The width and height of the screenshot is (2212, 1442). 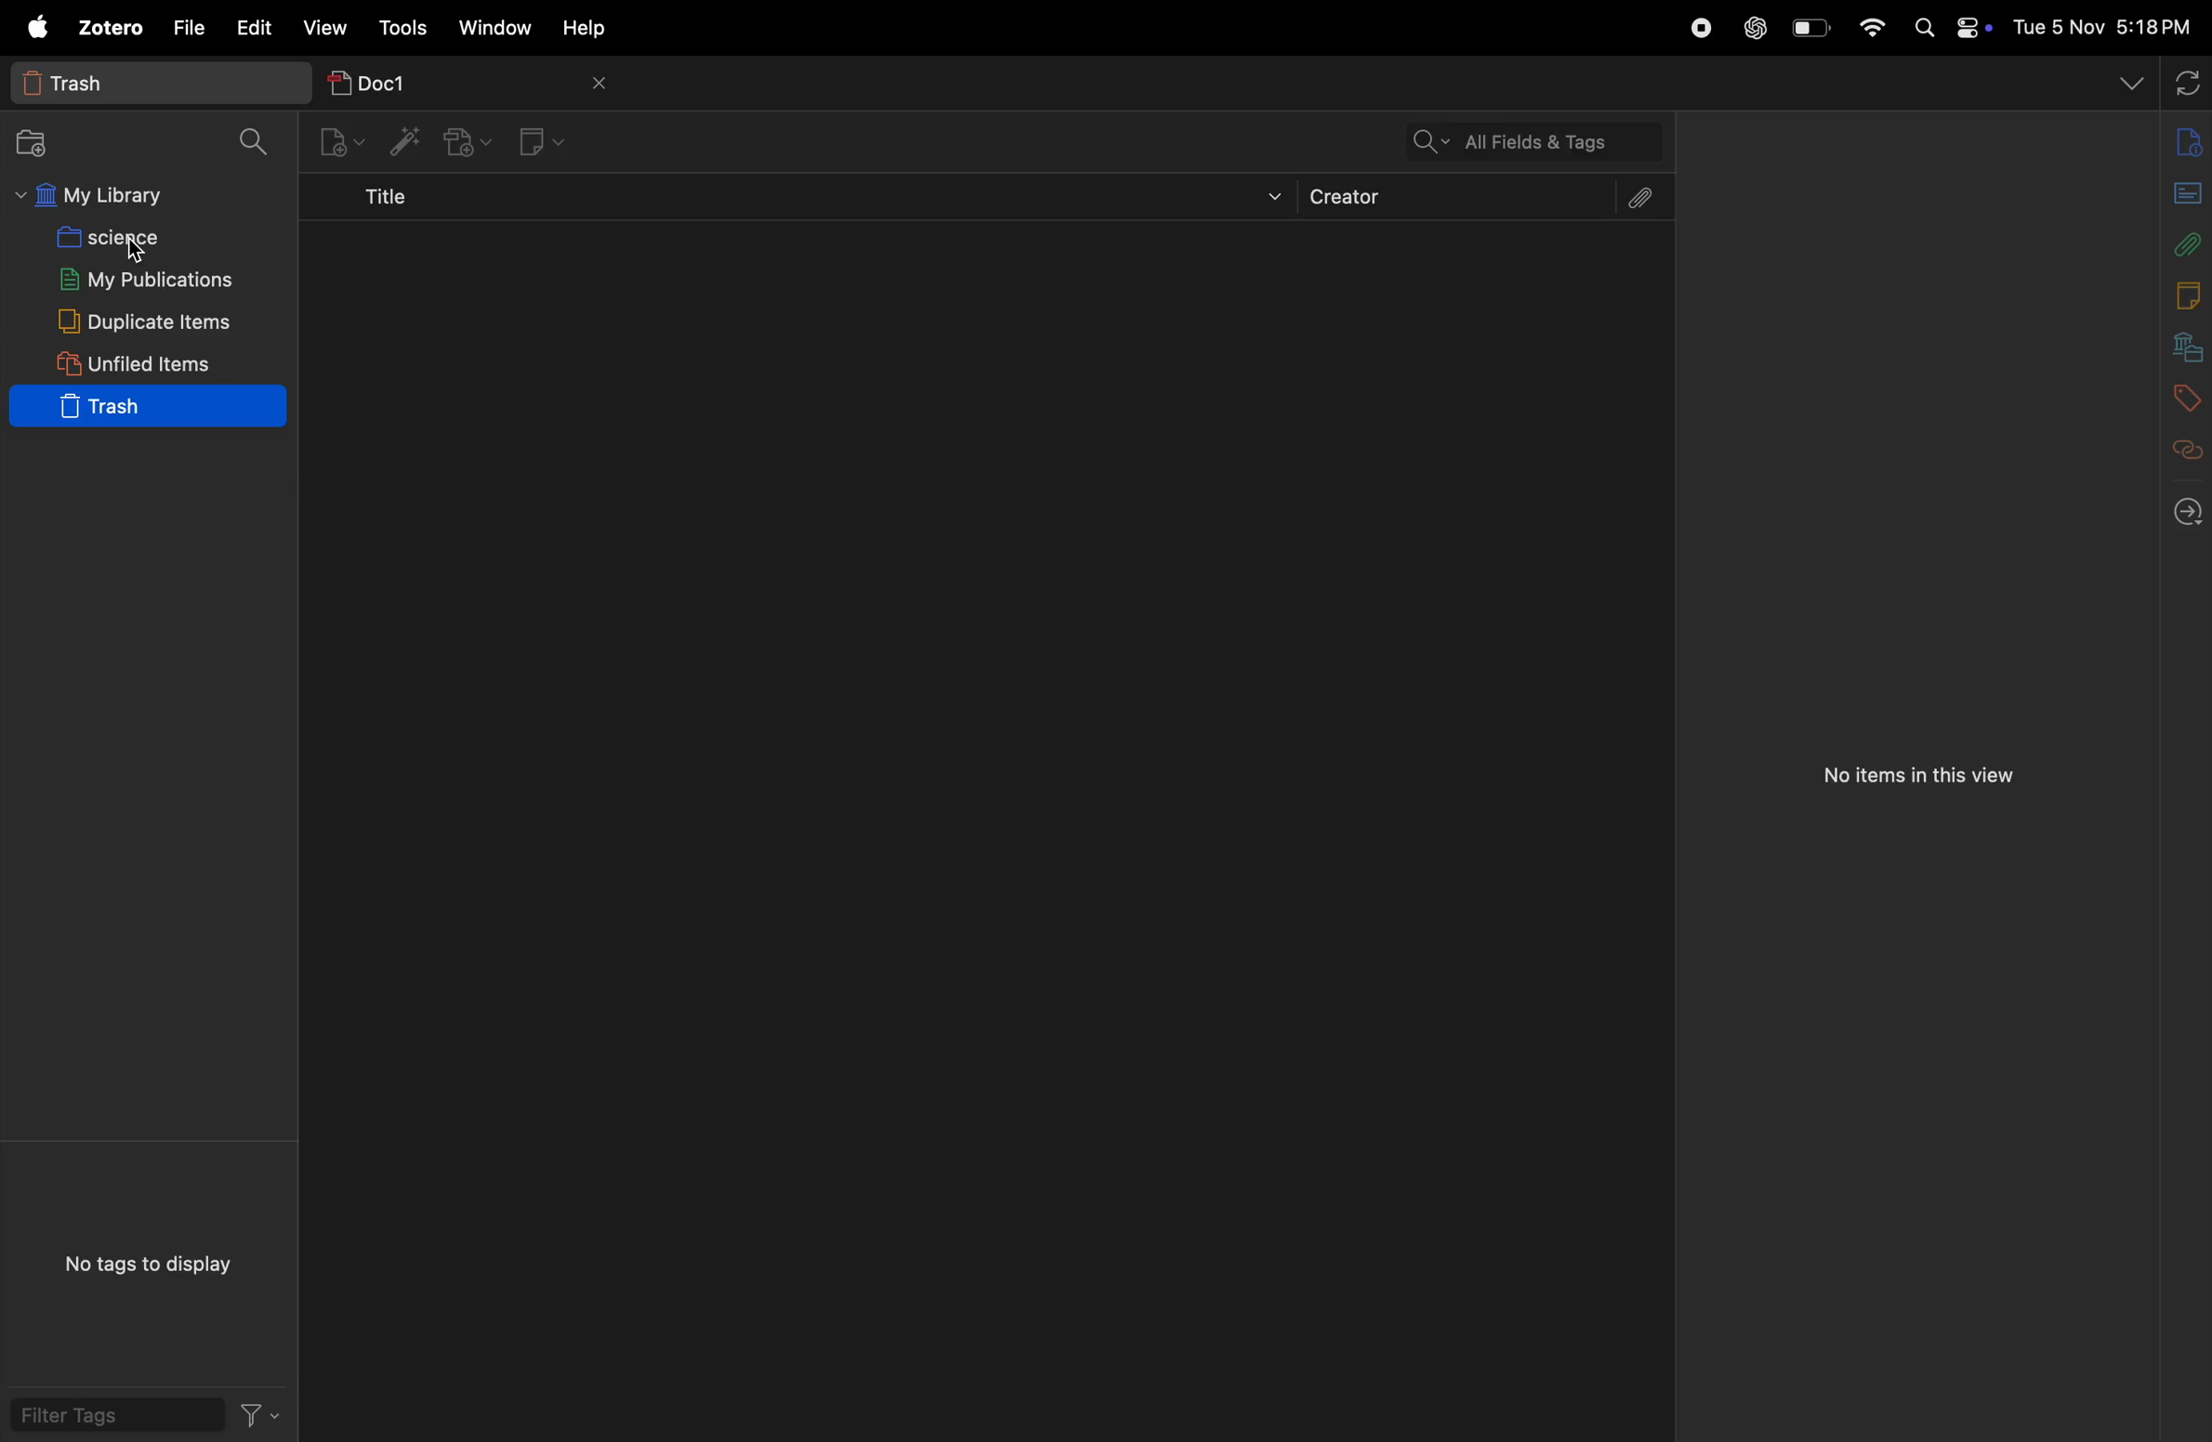 What do you see at coordinates (1635, 201) in the screenshot?
I see `attachments` at bounding box center [1635, 201].